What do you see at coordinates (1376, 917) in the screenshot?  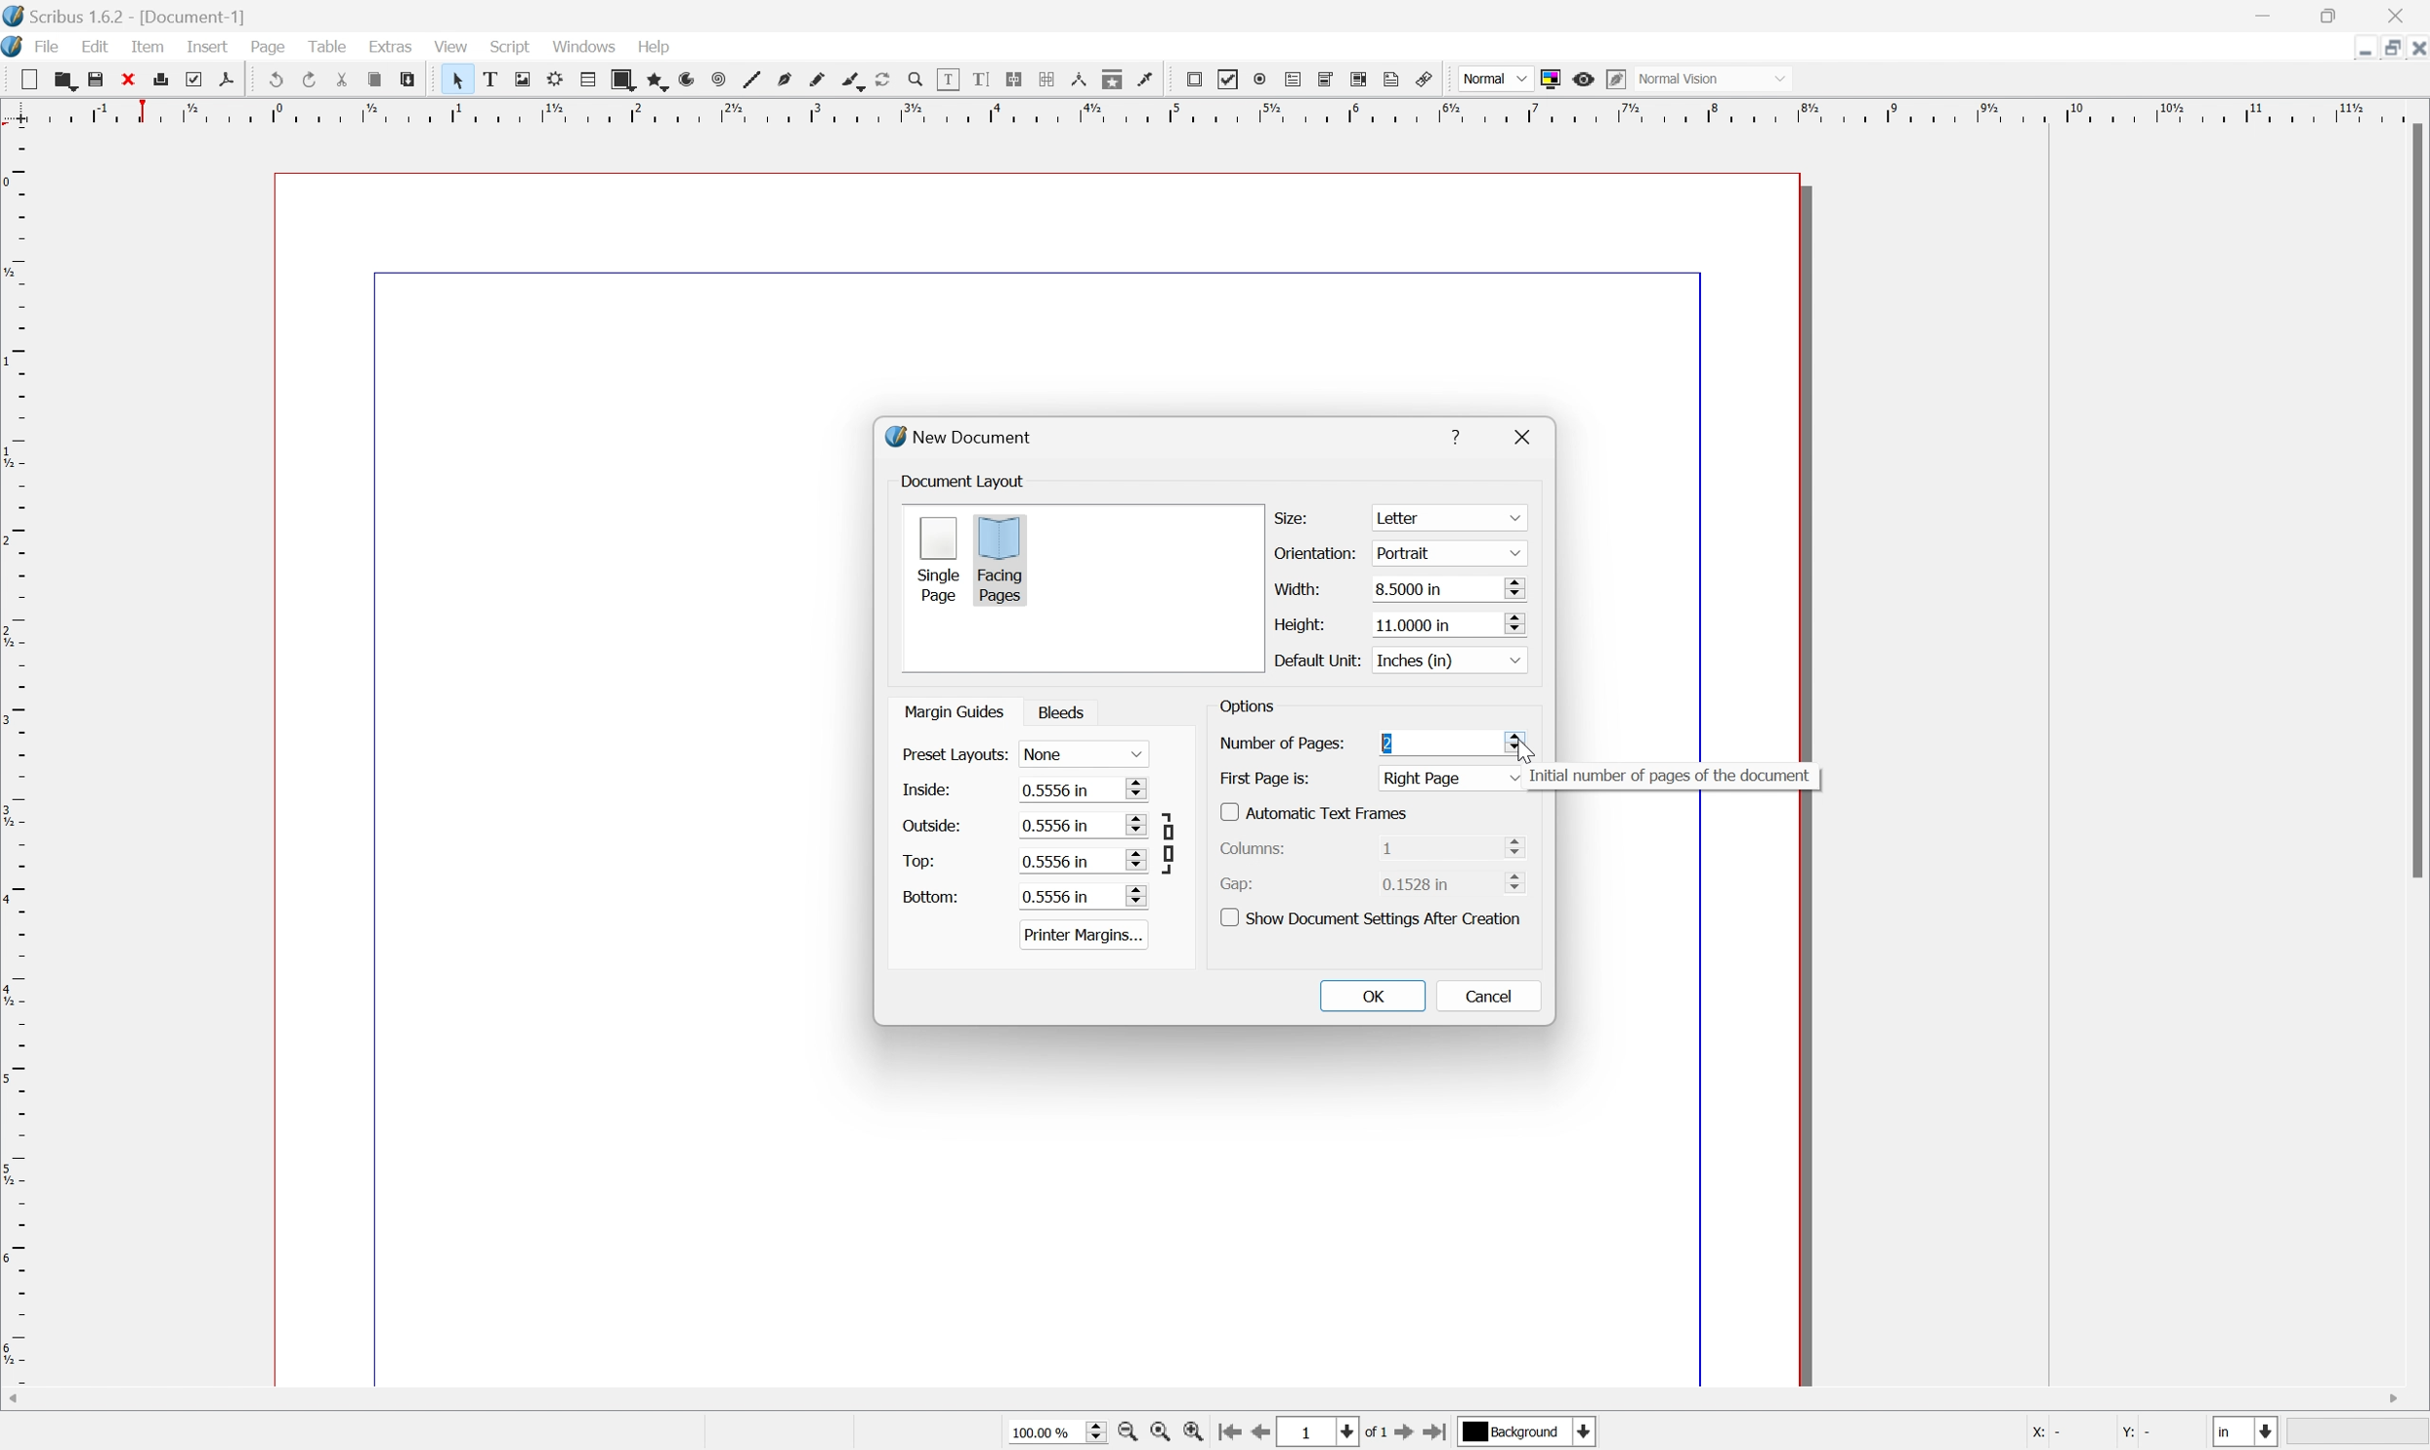 I see `Show document settings after creation` at bounding box center [1376, 917].